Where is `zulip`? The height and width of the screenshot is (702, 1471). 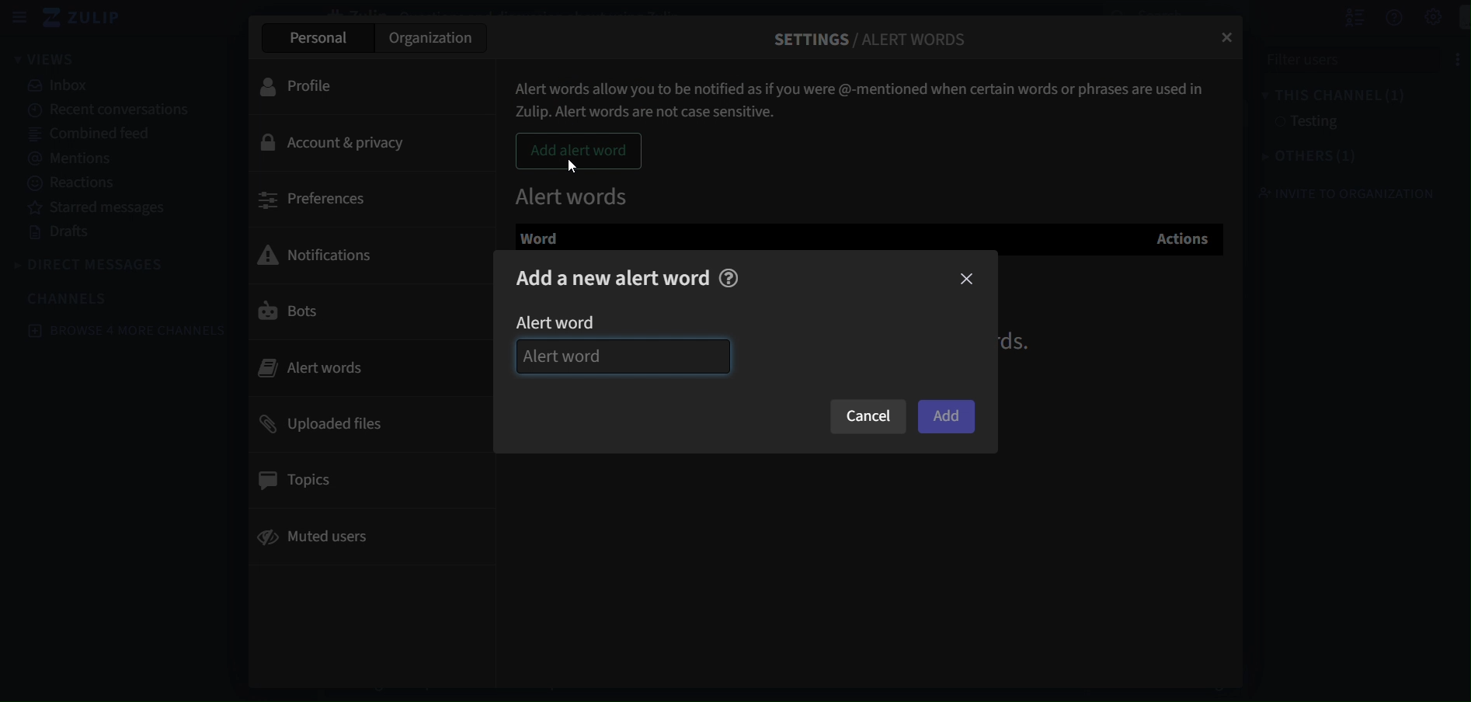 zulip is located at coordinates (89, 19).